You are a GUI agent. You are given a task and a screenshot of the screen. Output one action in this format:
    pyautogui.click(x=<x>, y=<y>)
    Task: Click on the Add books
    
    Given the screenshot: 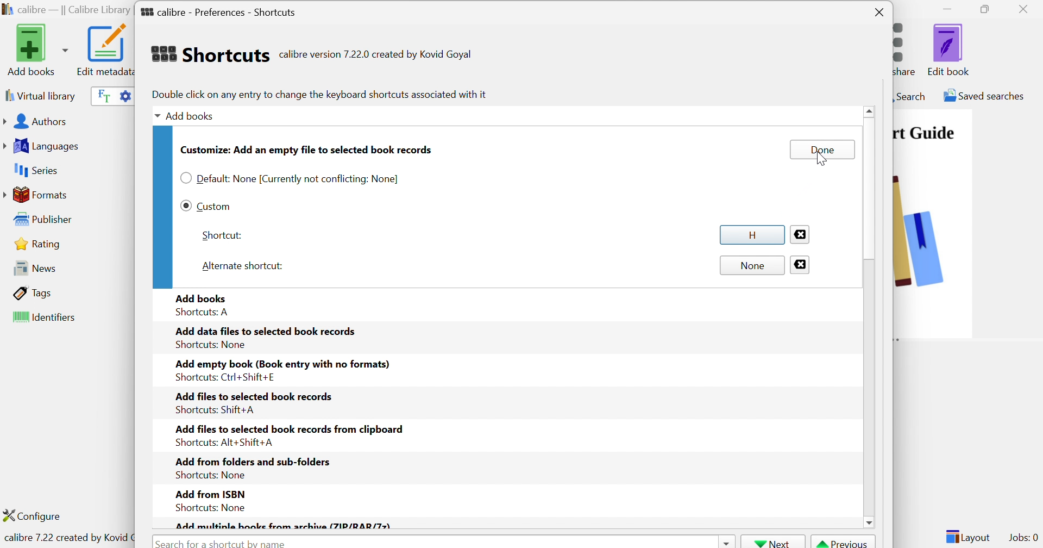 What is the action you would take?
    pyautogui.click(x=36, y=49)
    